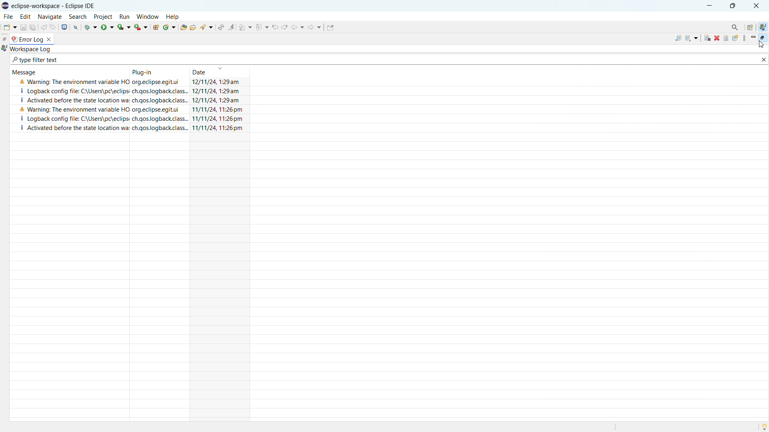 This screenshot has width=769, height=432. Describe the element at coordinates (71, 109) in the screenshot. I see `Warning: The environment variable HO ` at that location.